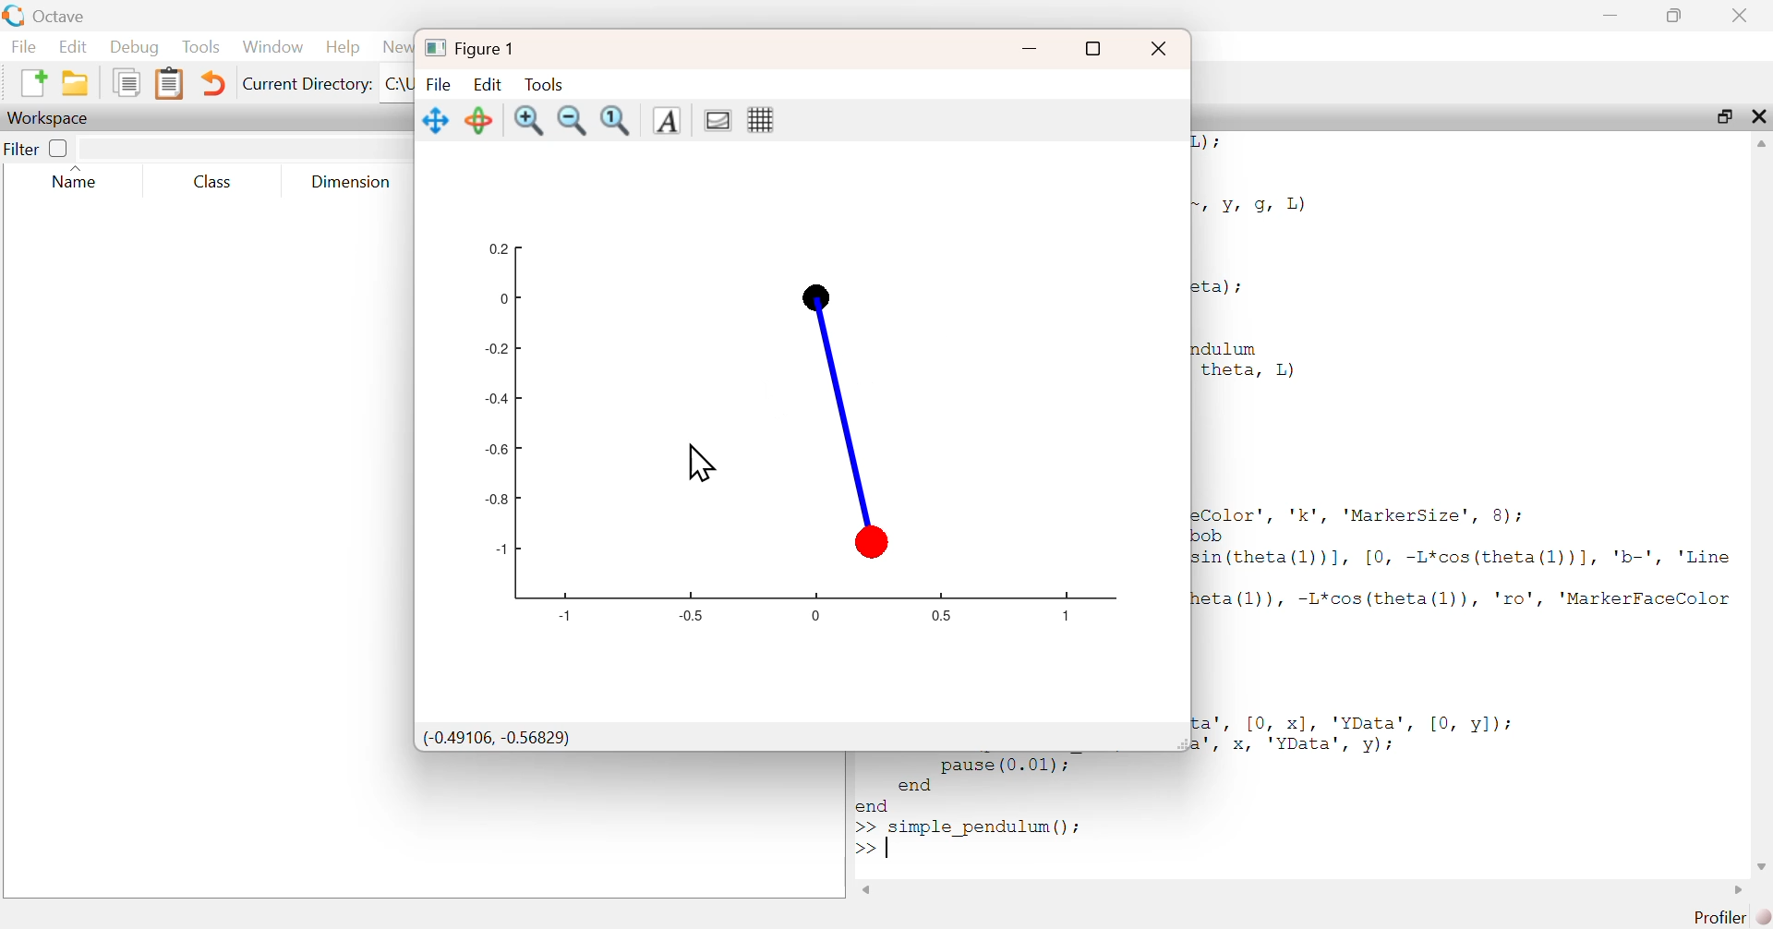 This screenshot has width=1773, height=929. Describe the element at coordinates (64, 16) in the screenshot. I see `Octave` at that location.